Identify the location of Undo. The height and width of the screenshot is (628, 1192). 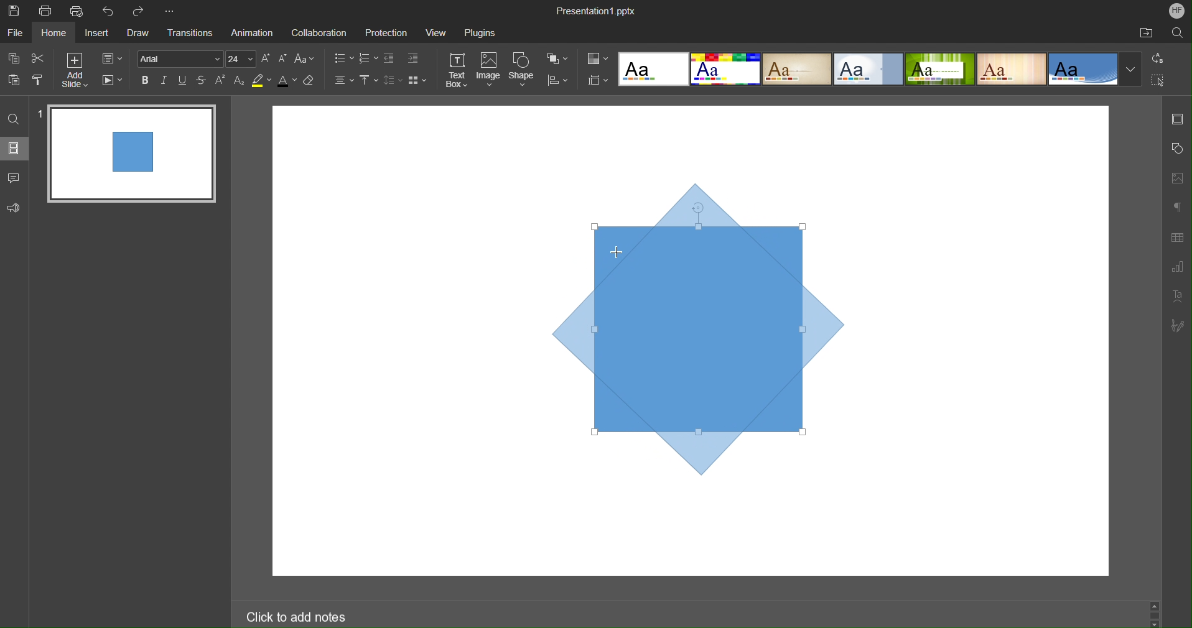
(108, 9).